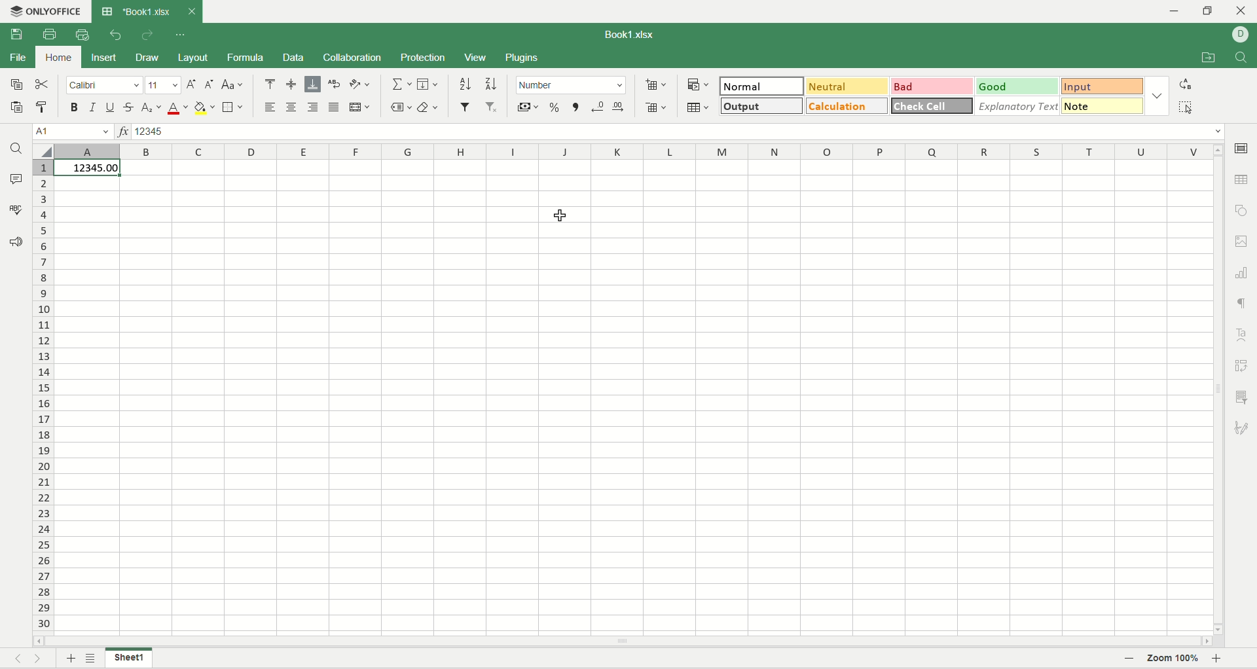 The width and height of the screenshot is (1257, 669). What do you see at coordinates (335, 107) in the screenshot?
I see `justified` at bounding box center [335, 107].